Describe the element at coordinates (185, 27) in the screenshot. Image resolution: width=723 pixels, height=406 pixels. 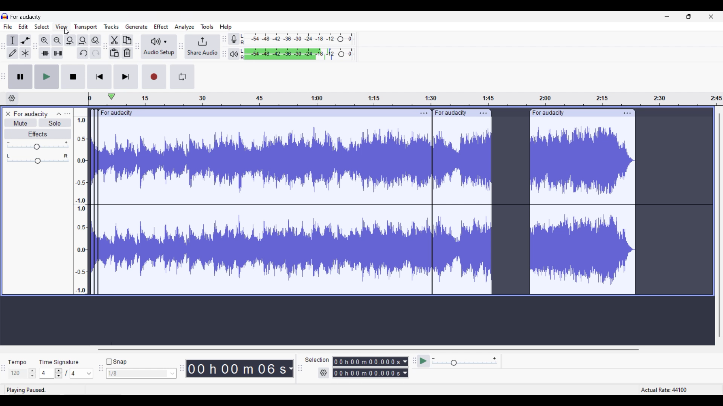
I see `Analyze menu` at that location.